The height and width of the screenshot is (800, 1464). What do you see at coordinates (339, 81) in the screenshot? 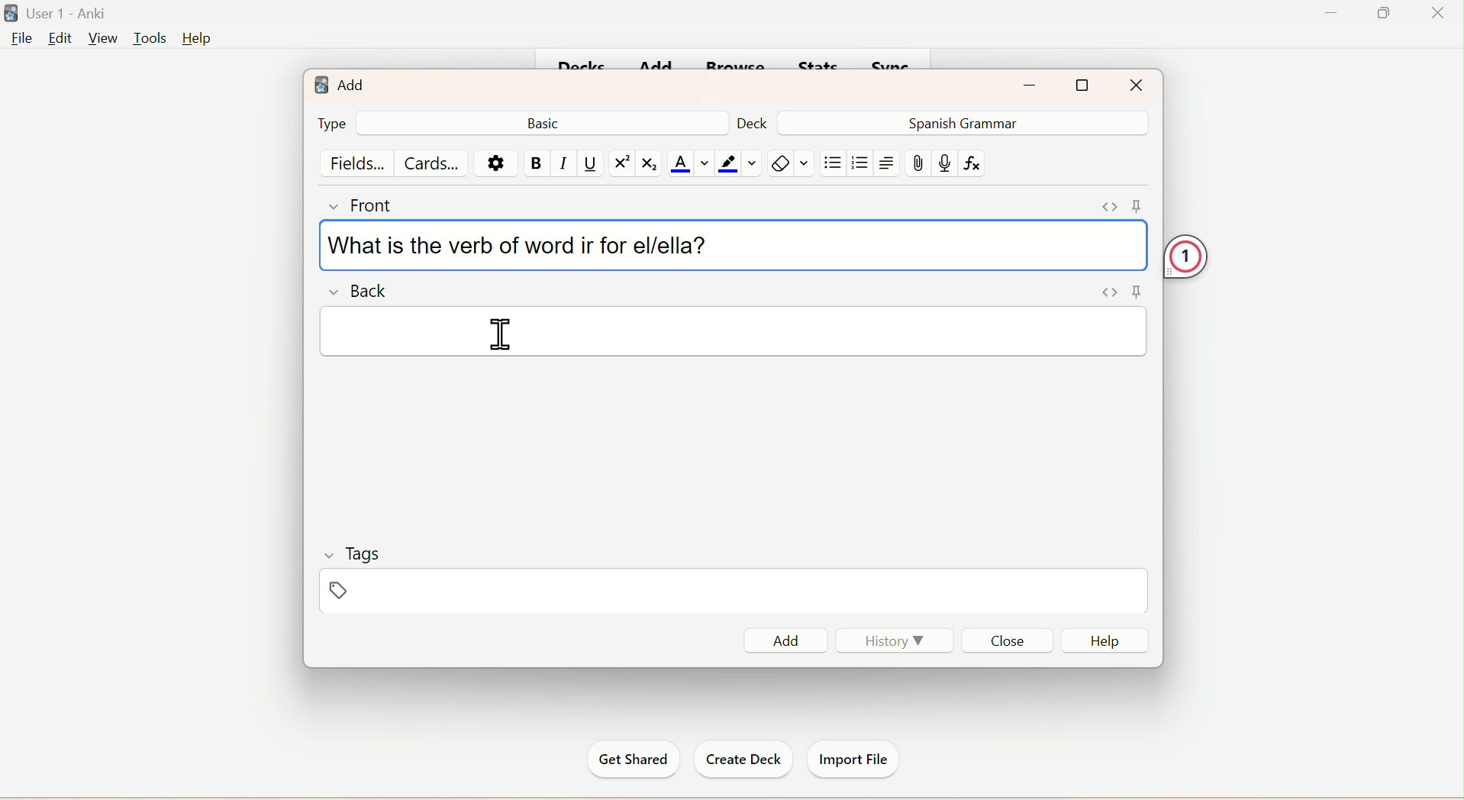
I see `Add` at bounding box center [339, 81].